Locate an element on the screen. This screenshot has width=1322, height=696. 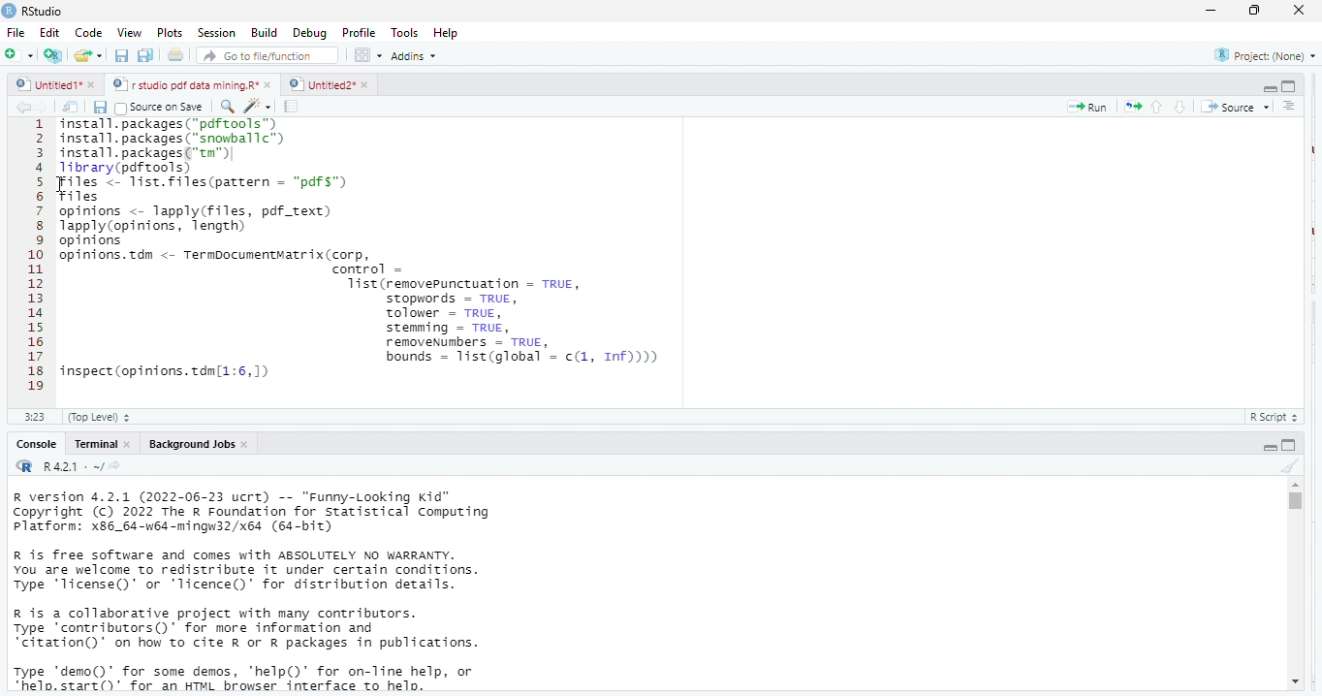
rs studio is located at coordinates (25, 467).